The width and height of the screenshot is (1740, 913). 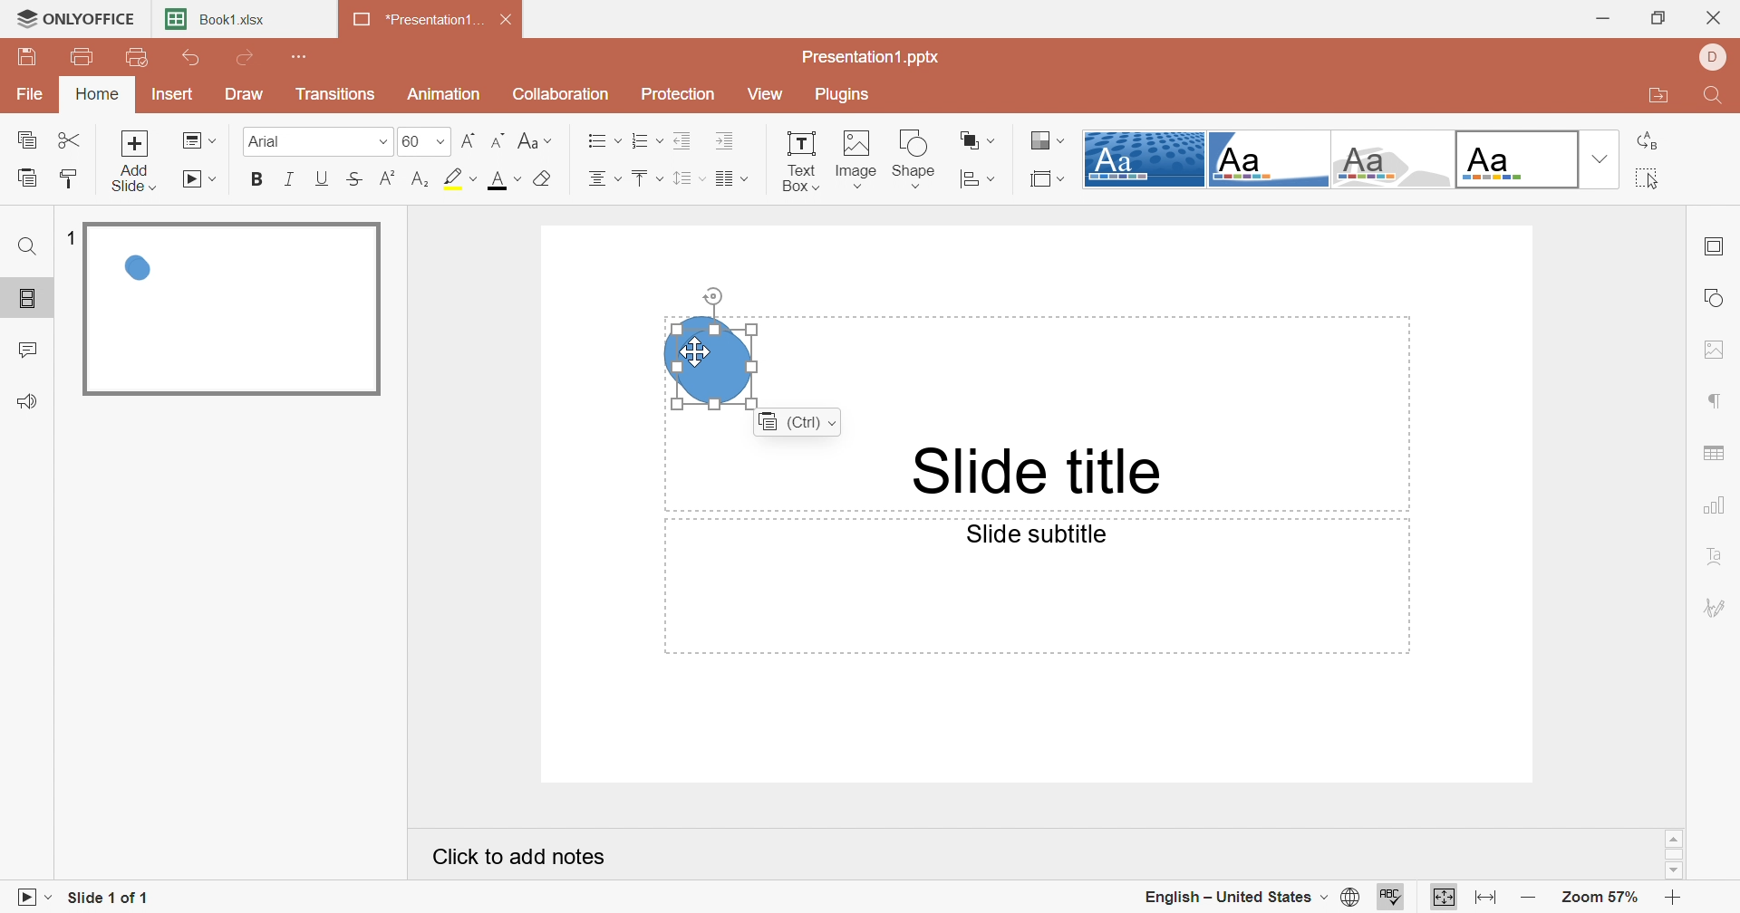 I want to click on Vertical align, so click(x=646, y=178).